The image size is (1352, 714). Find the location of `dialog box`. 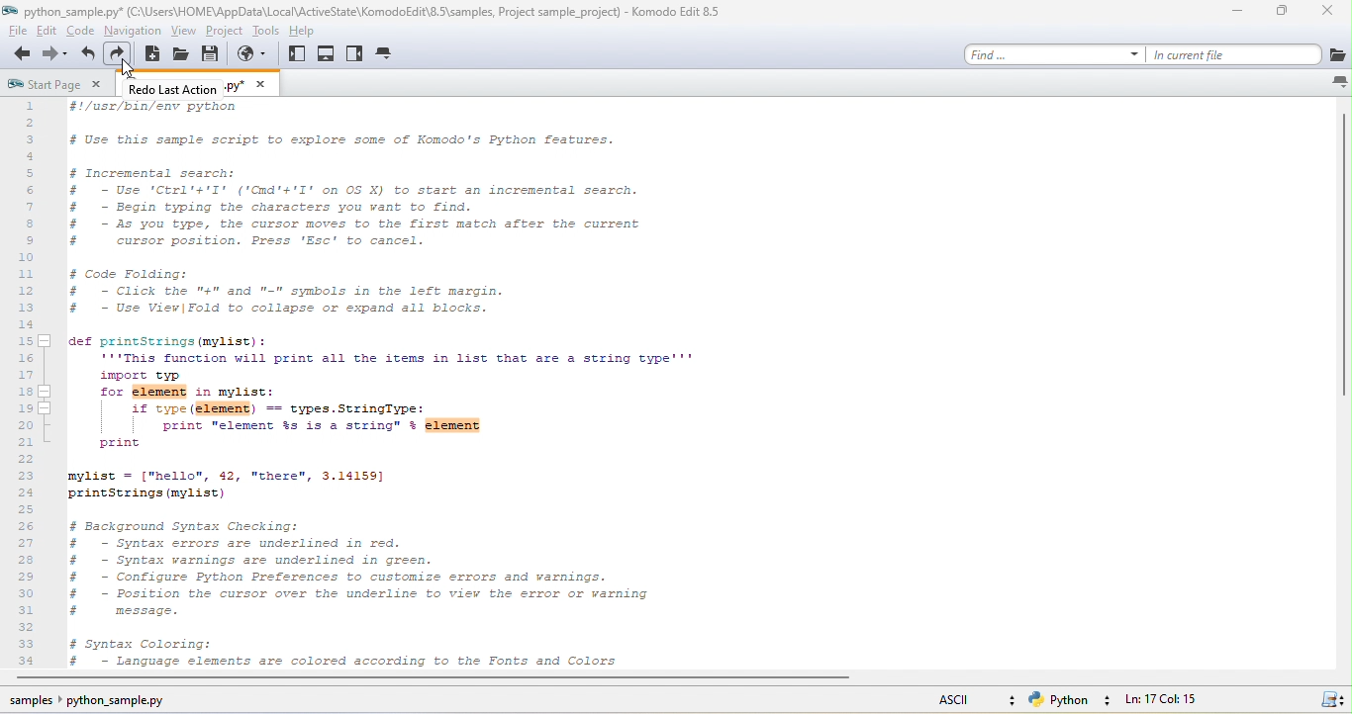

dialog box is located at coordinates (205, 87).